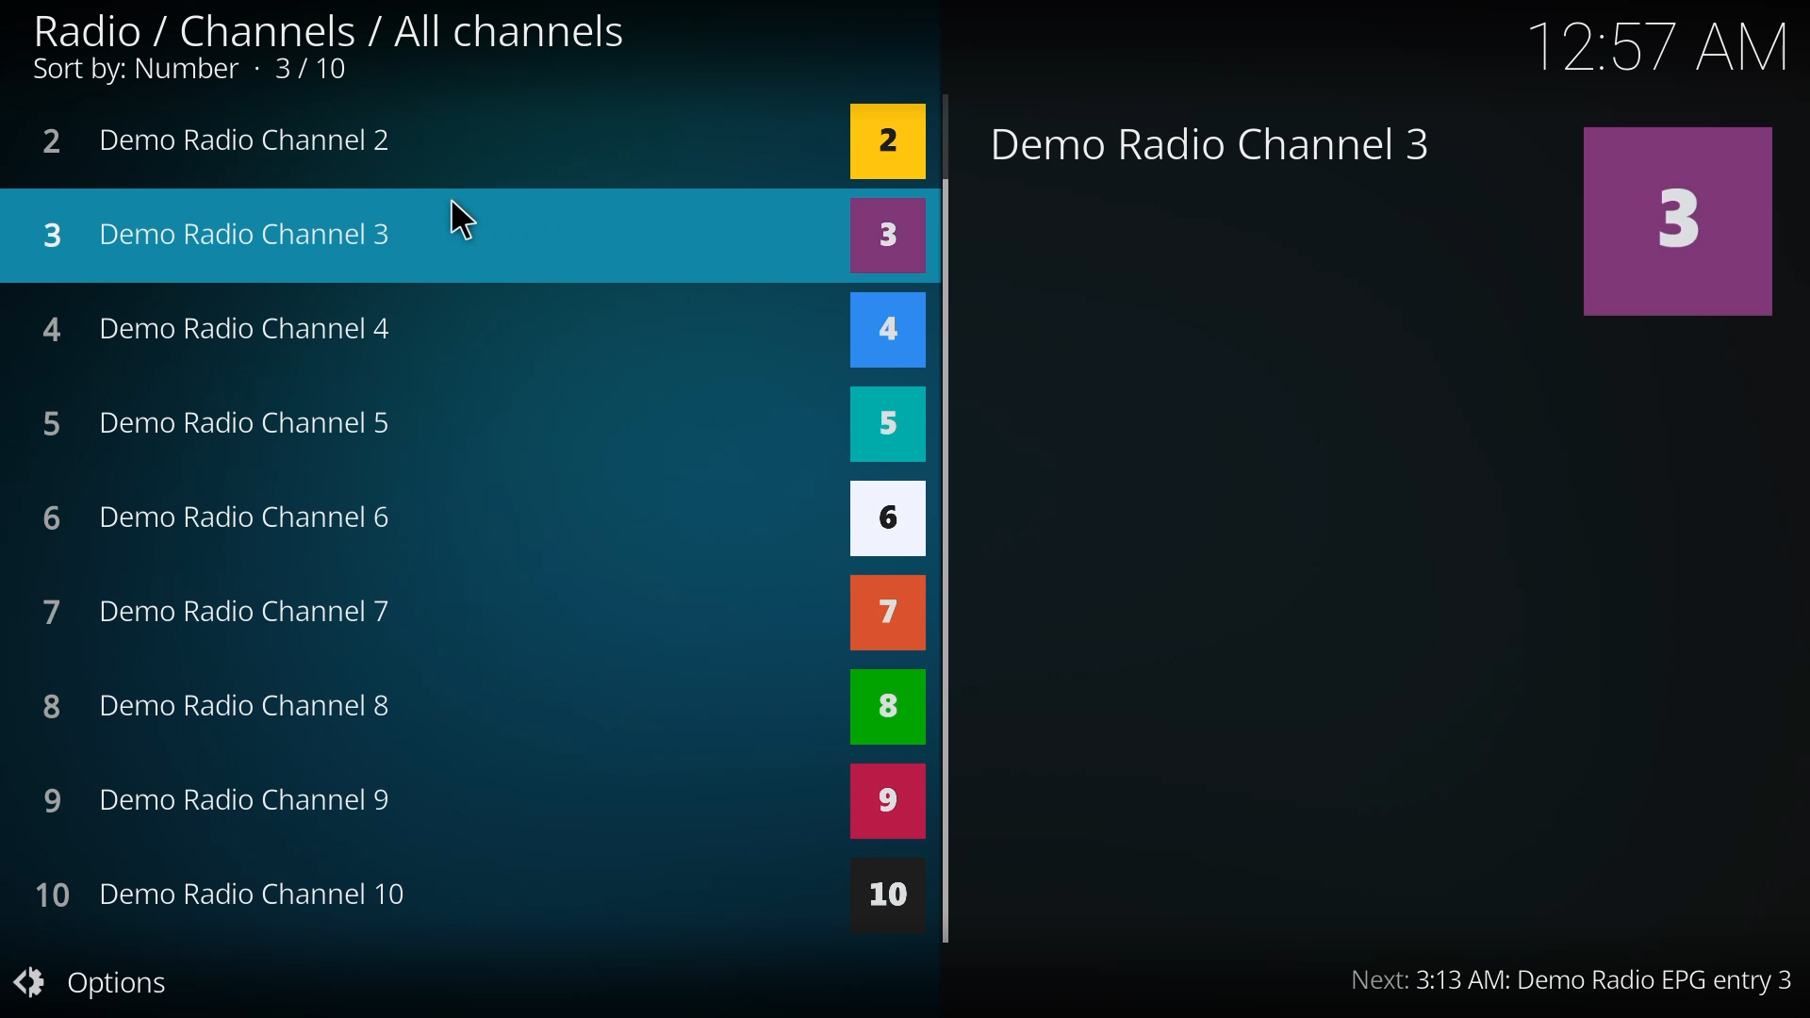 This screenshot has height=1018, width=1810. I want to click on 5, so click(884, 428).